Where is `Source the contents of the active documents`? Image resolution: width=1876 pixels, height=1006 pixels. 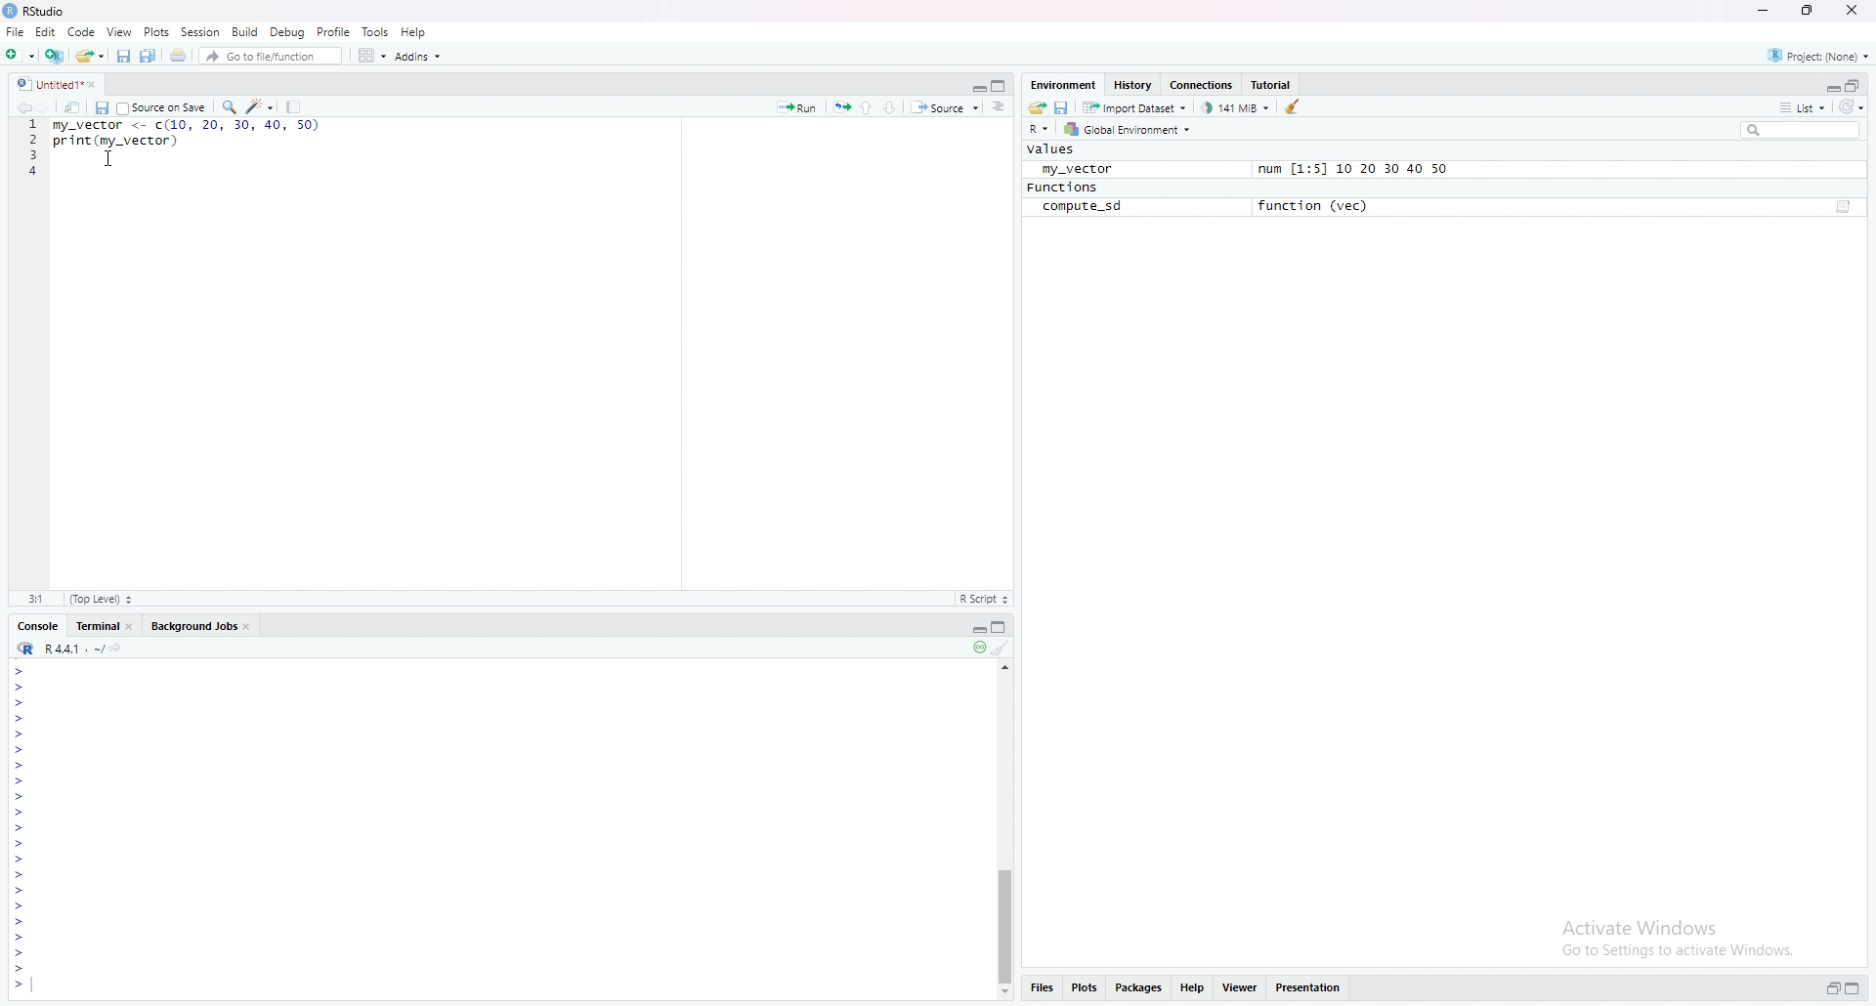 Source the contents of the active documents is located at coordinates (945, 108).